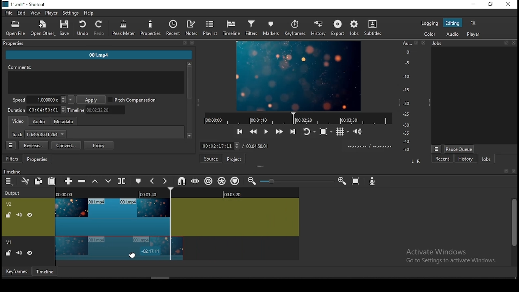  What do you see at coordinates (92, 100) in the screenshot?
I see `apply` at bounding box center [92, 100].